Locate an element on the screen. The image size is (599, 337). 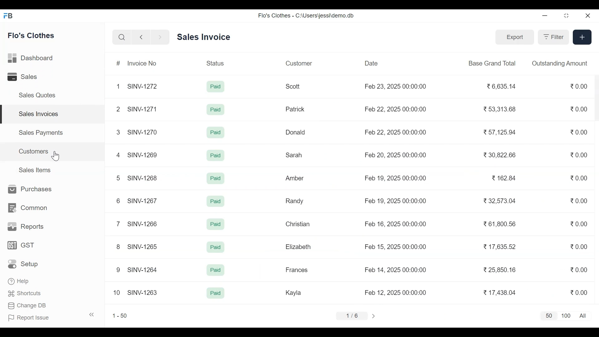
SINV-1268 is located at coordinates (142, 178).